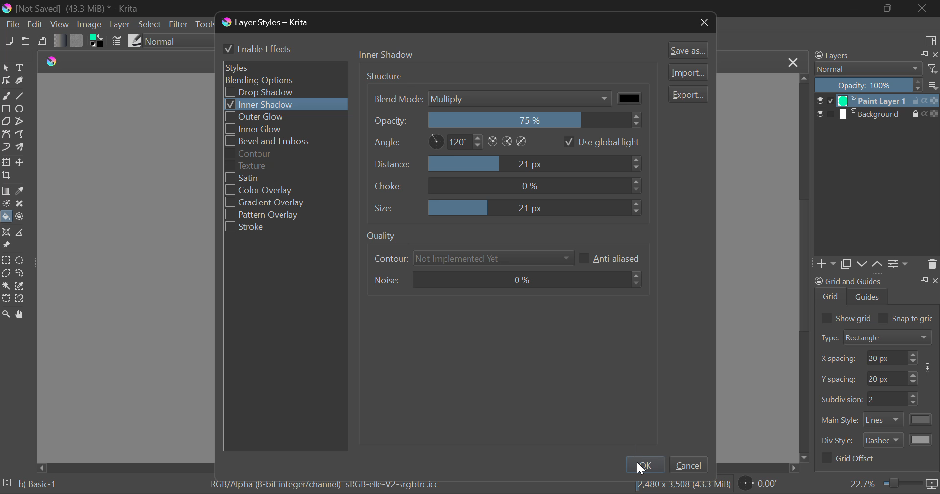 This screenshot has width=940, height=494. I want to click on Color Information, so click(321, 488).